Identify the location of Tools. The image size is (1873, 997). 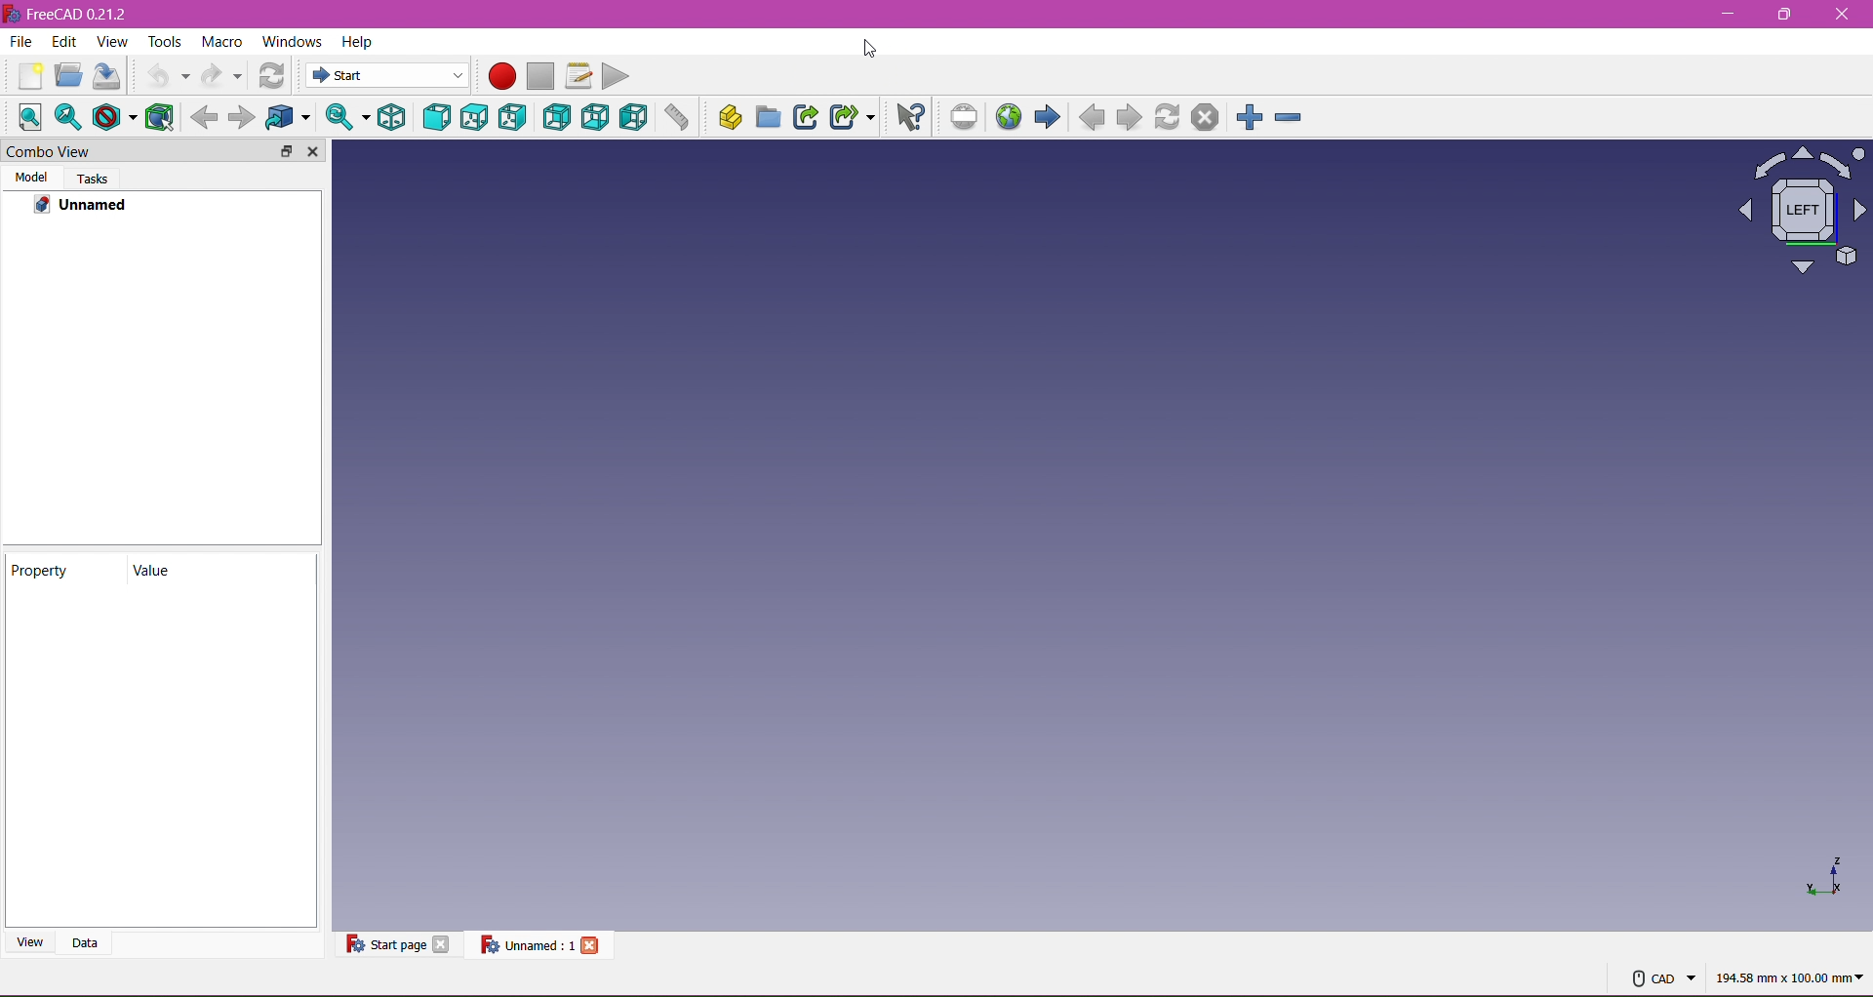
(166, 40).